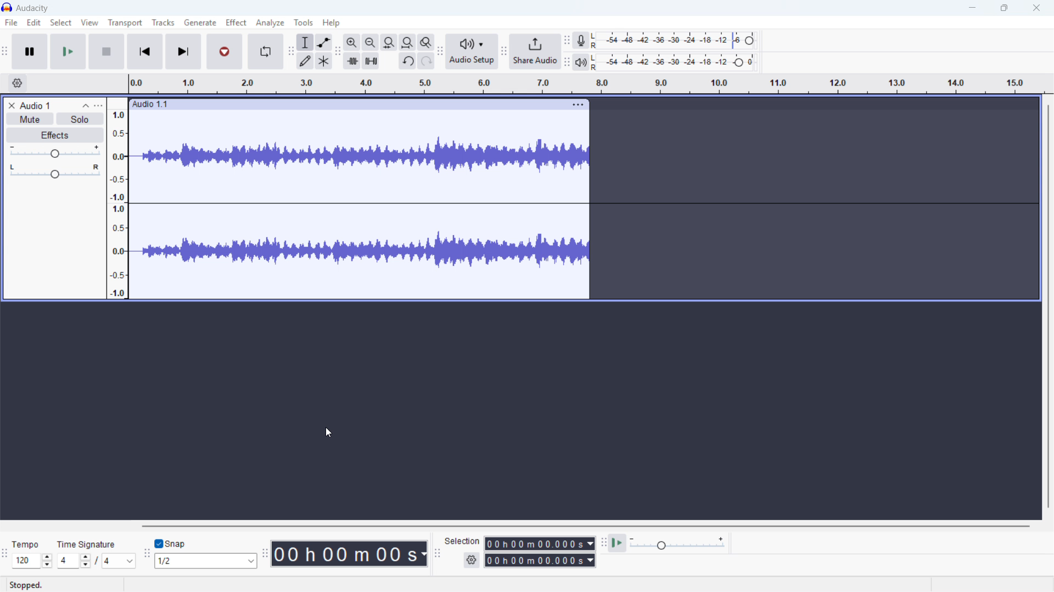 Image resolution: width=1054 pixels, height=592 pixels. Describe the element at coordinates (361, 251) in the screenshot. I see `Track waveform` at that location.